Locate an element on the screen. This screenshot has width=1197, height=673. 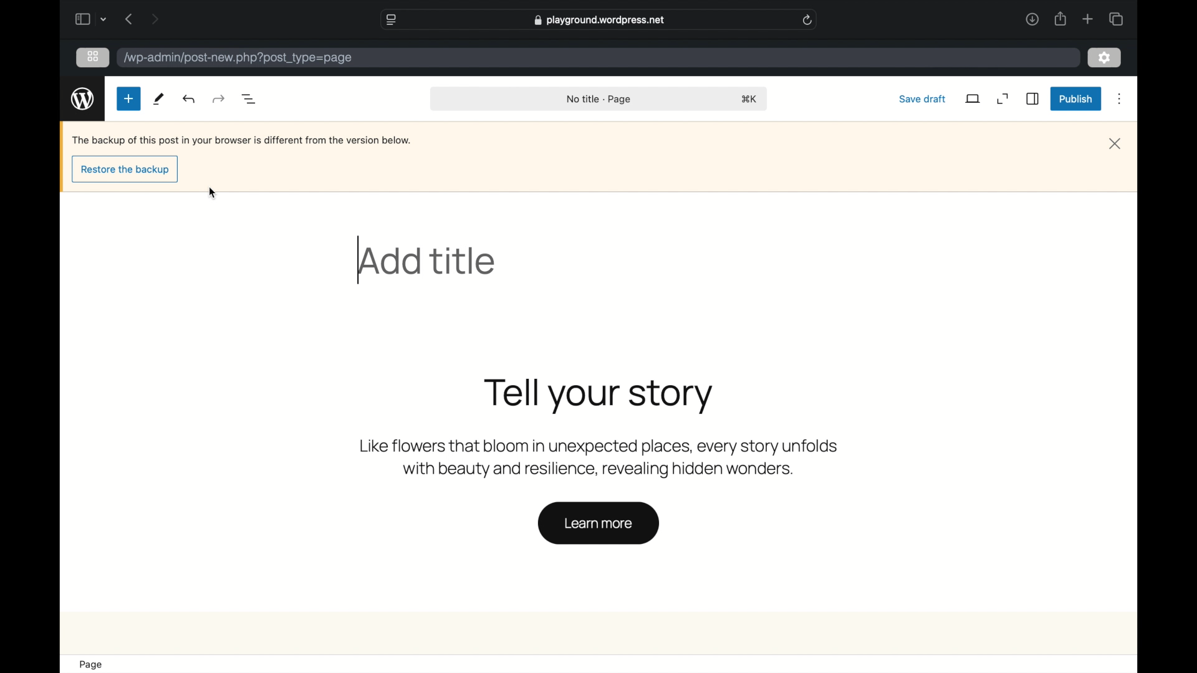
close is located at coordinates (1117, 145).